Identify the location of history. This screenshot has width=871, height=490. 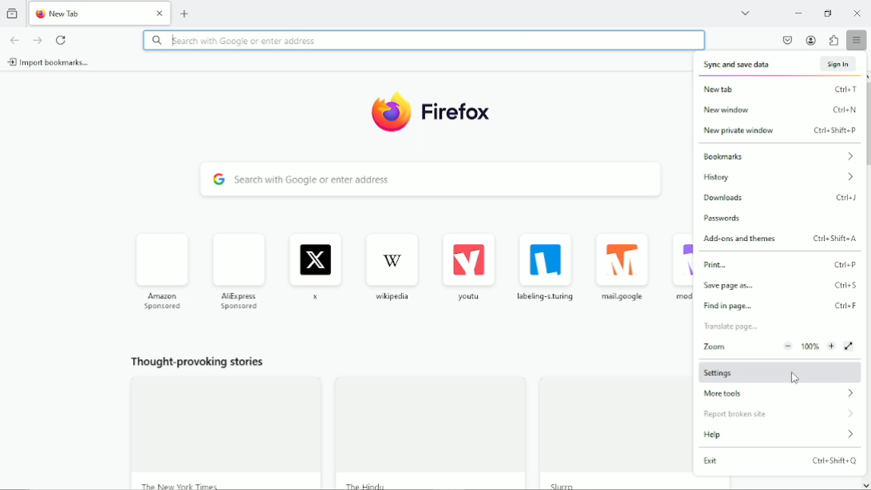
(783, 177).